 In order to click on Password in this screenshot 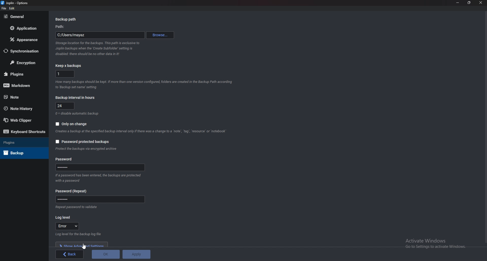, I will do `click(100, 199)`.